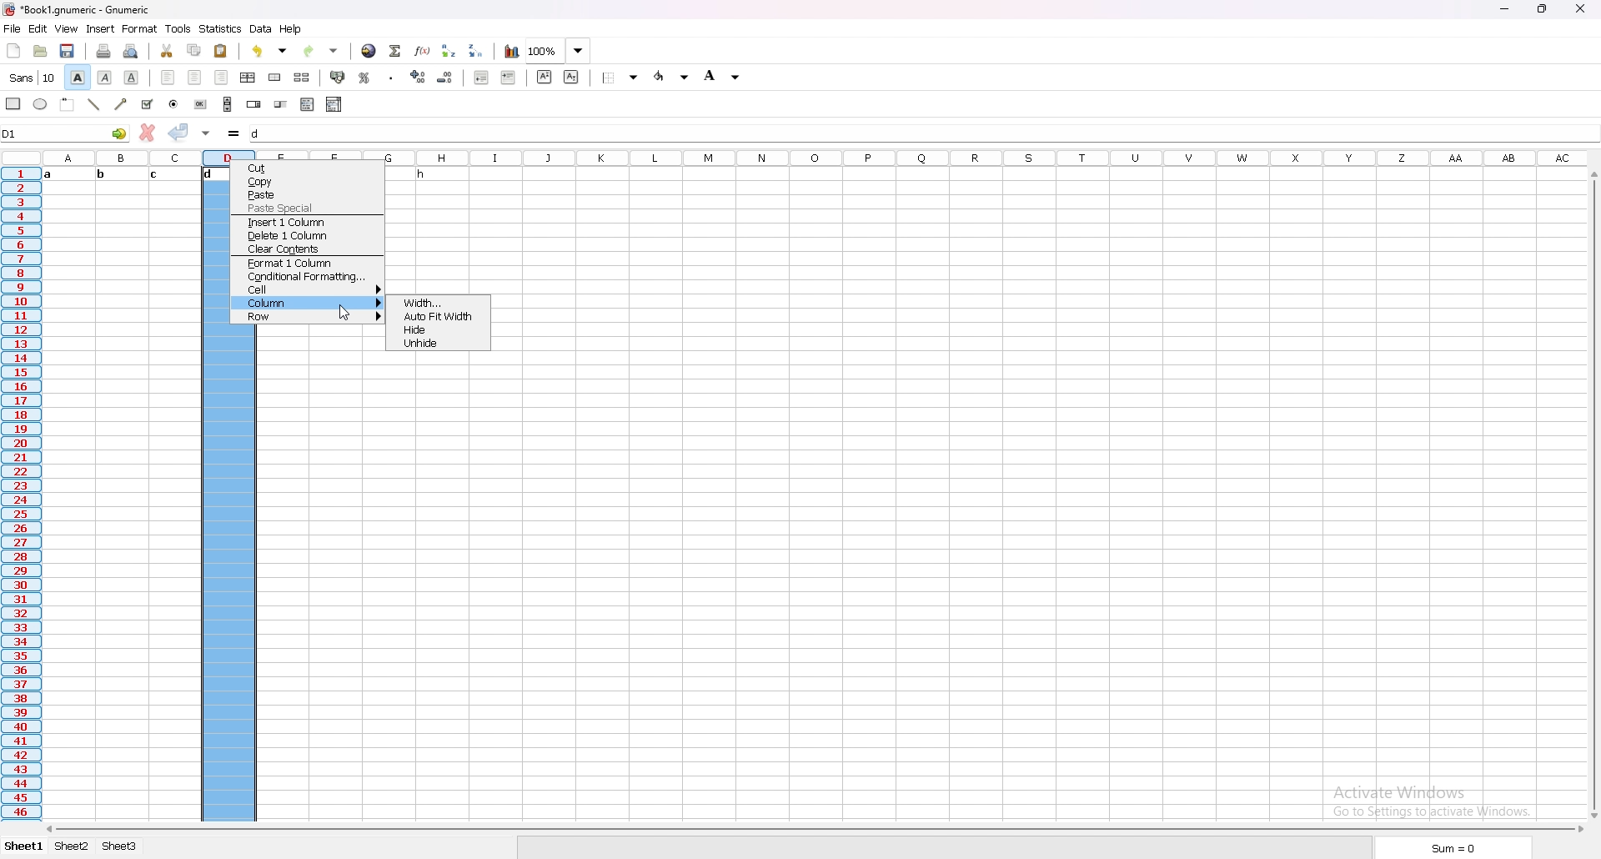 This screenshot has width=1601, height=859. Describe the element at coordinates (208, 134) in the screenshot. I see `accept changes in all cells` at that location.